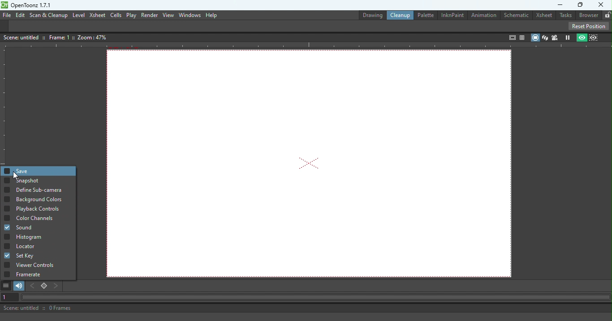  I want to click on Canvas details, so click(57, 37).